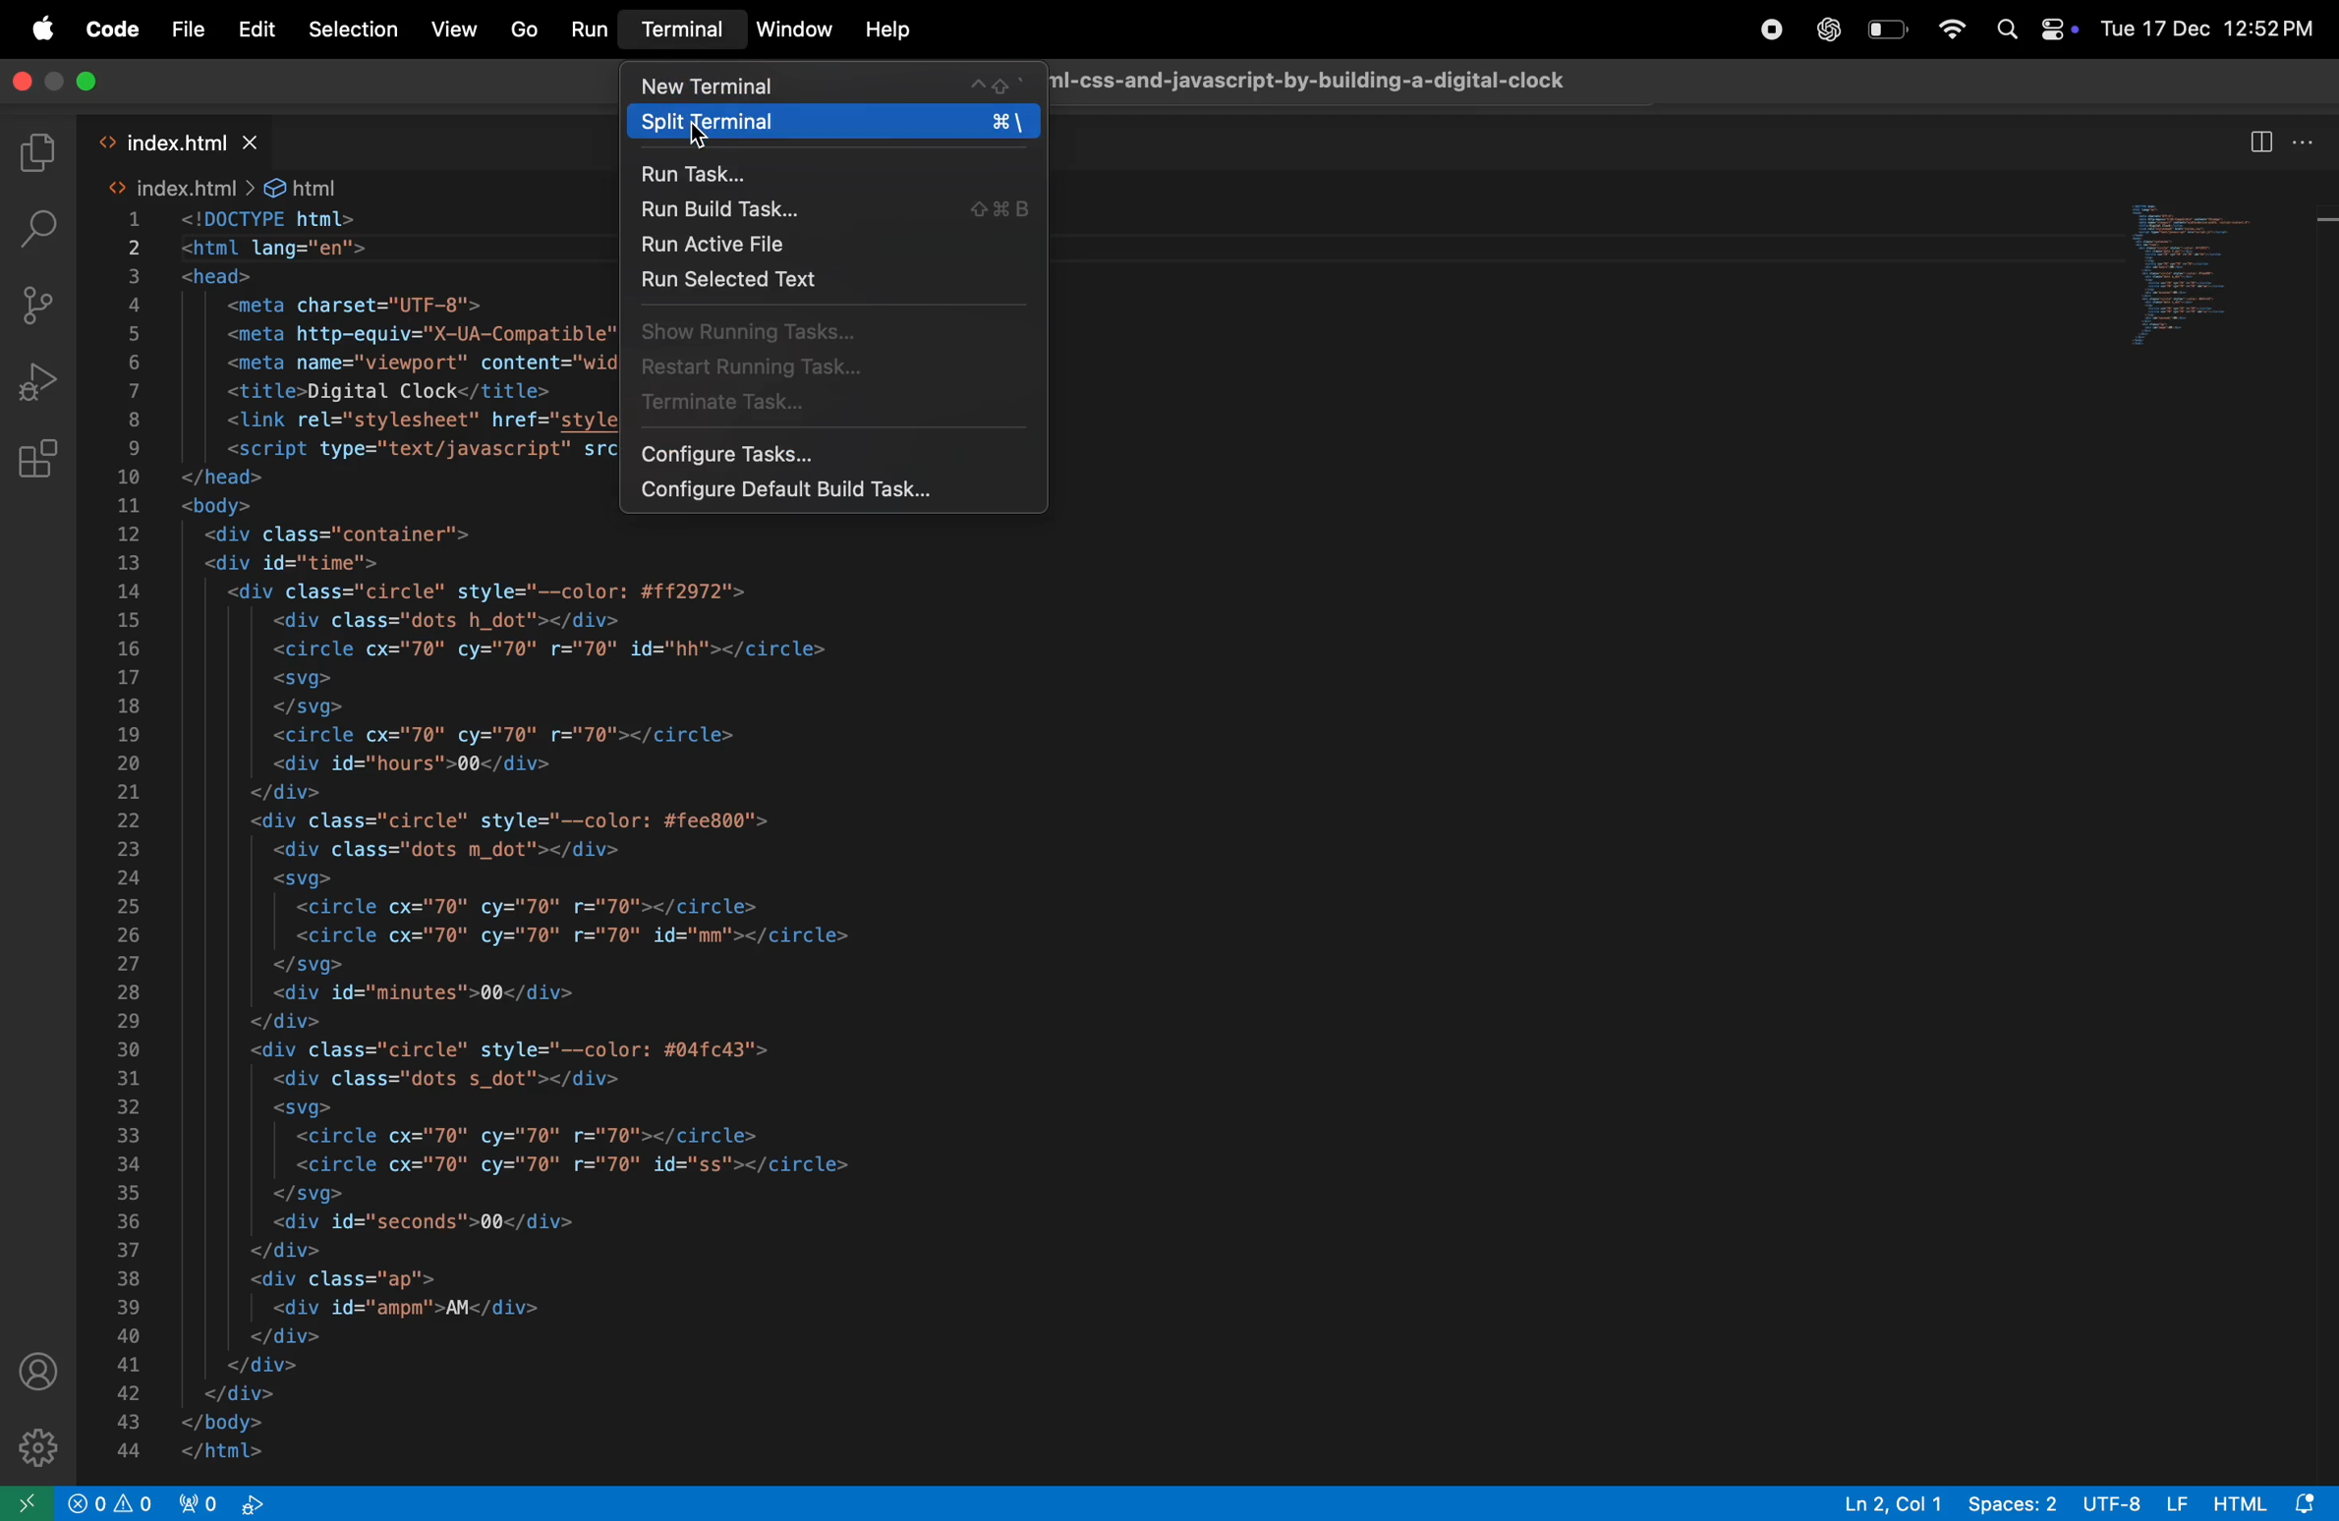 The height and width of the screenshot is (1521, 2339). What do you see at coordinates (186, 31) in the screenshot?
I see `File` at bounding box center [186, 31].